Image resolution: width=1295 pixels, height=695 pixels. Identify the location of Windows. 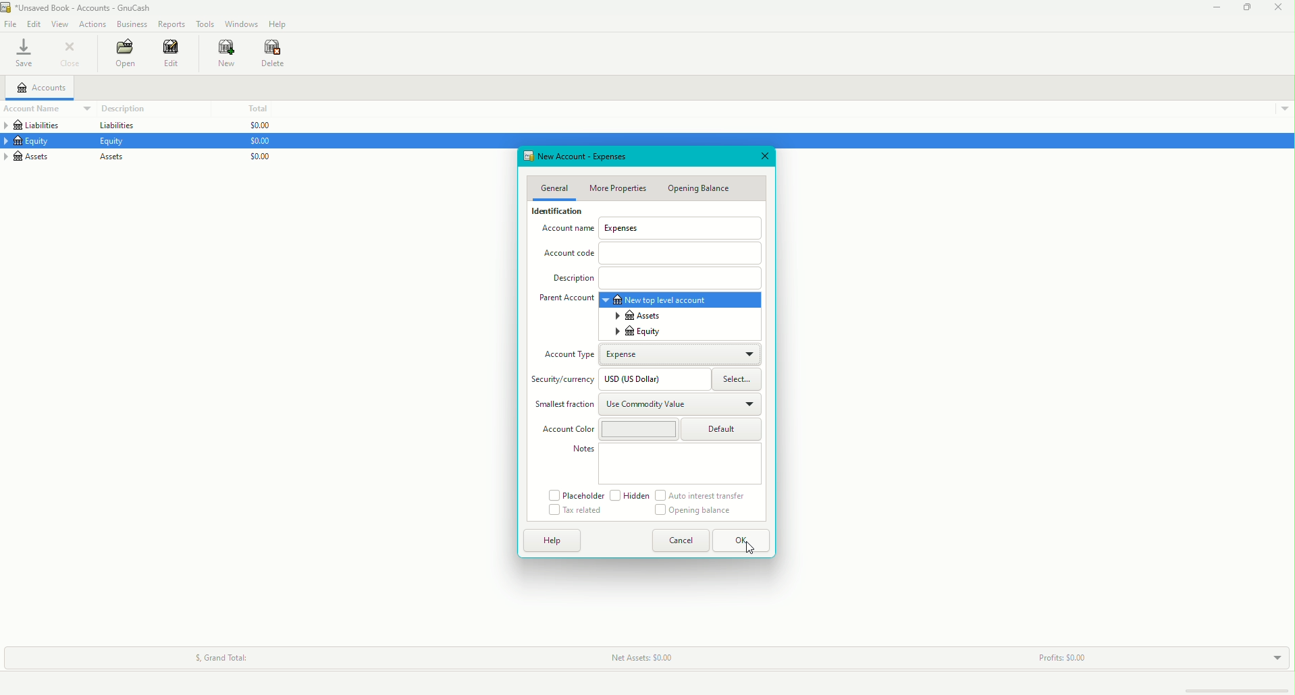
(240, 24).